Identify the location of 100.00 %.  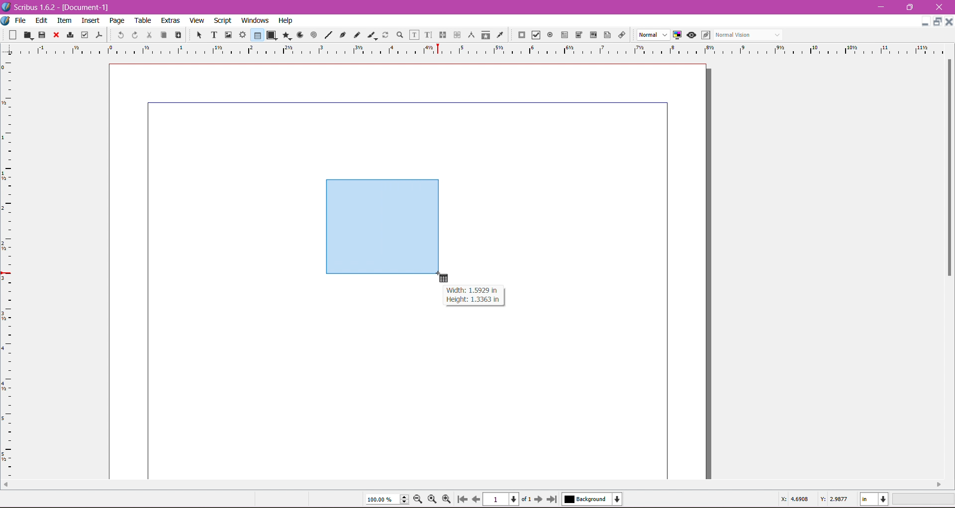
(387, 500).